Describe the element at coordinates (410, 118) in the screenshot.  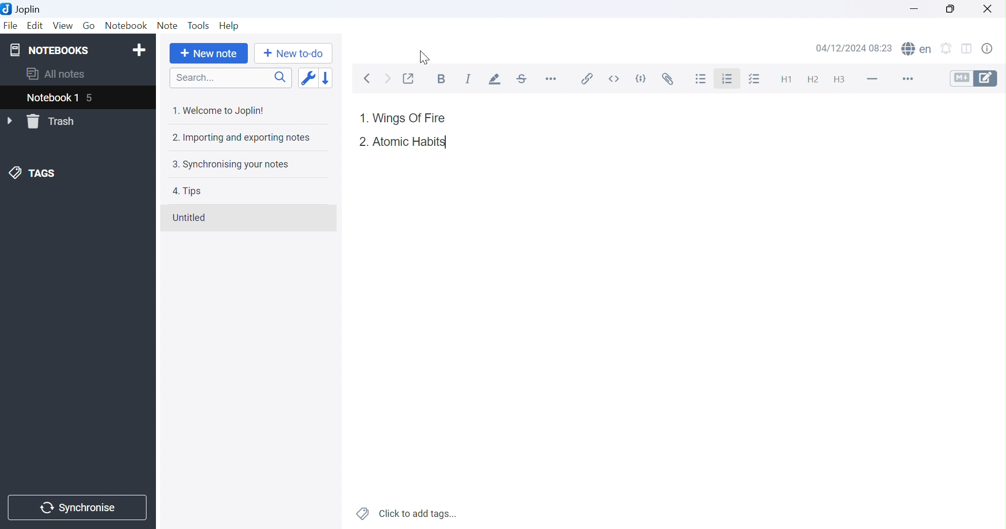
I see `Wings of Fire` at that location.